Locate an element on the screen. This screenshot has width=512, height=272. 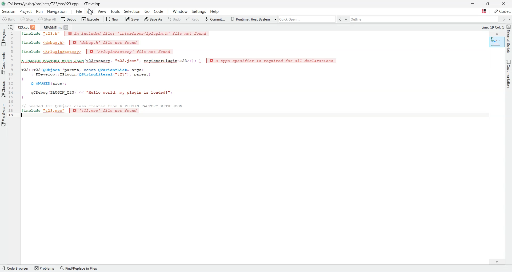
Go back is located at coordinates (341, 19).